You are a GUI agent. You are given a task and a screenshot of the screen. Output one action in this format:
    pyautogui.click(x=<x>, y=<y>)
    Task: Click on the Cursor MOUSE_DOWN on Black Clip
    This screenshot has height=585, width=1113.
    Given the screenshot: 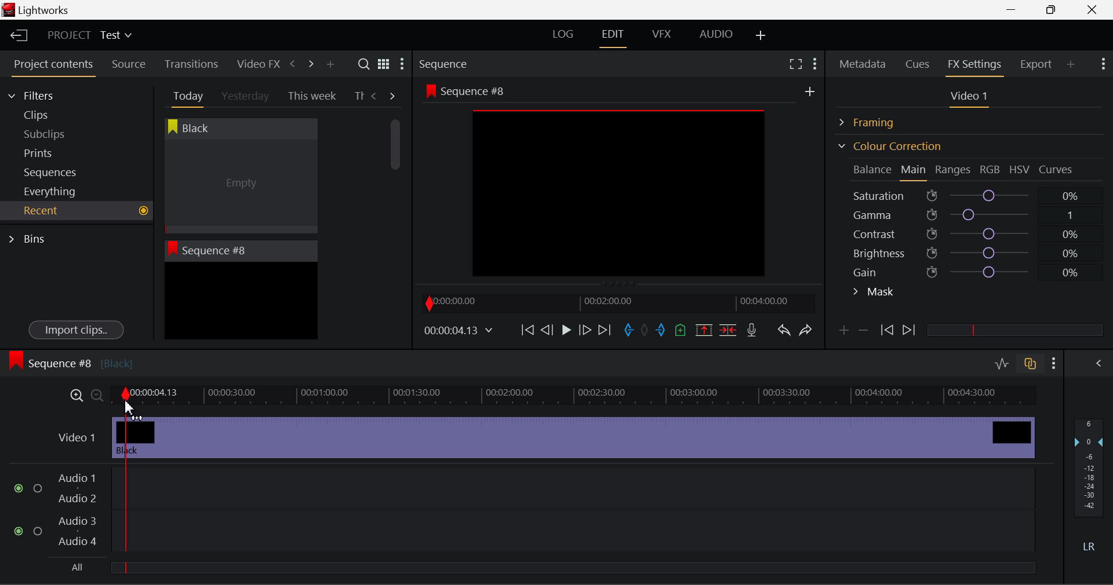 What is the action you would take?
    pyautogui.click(x=239, y=187)
    